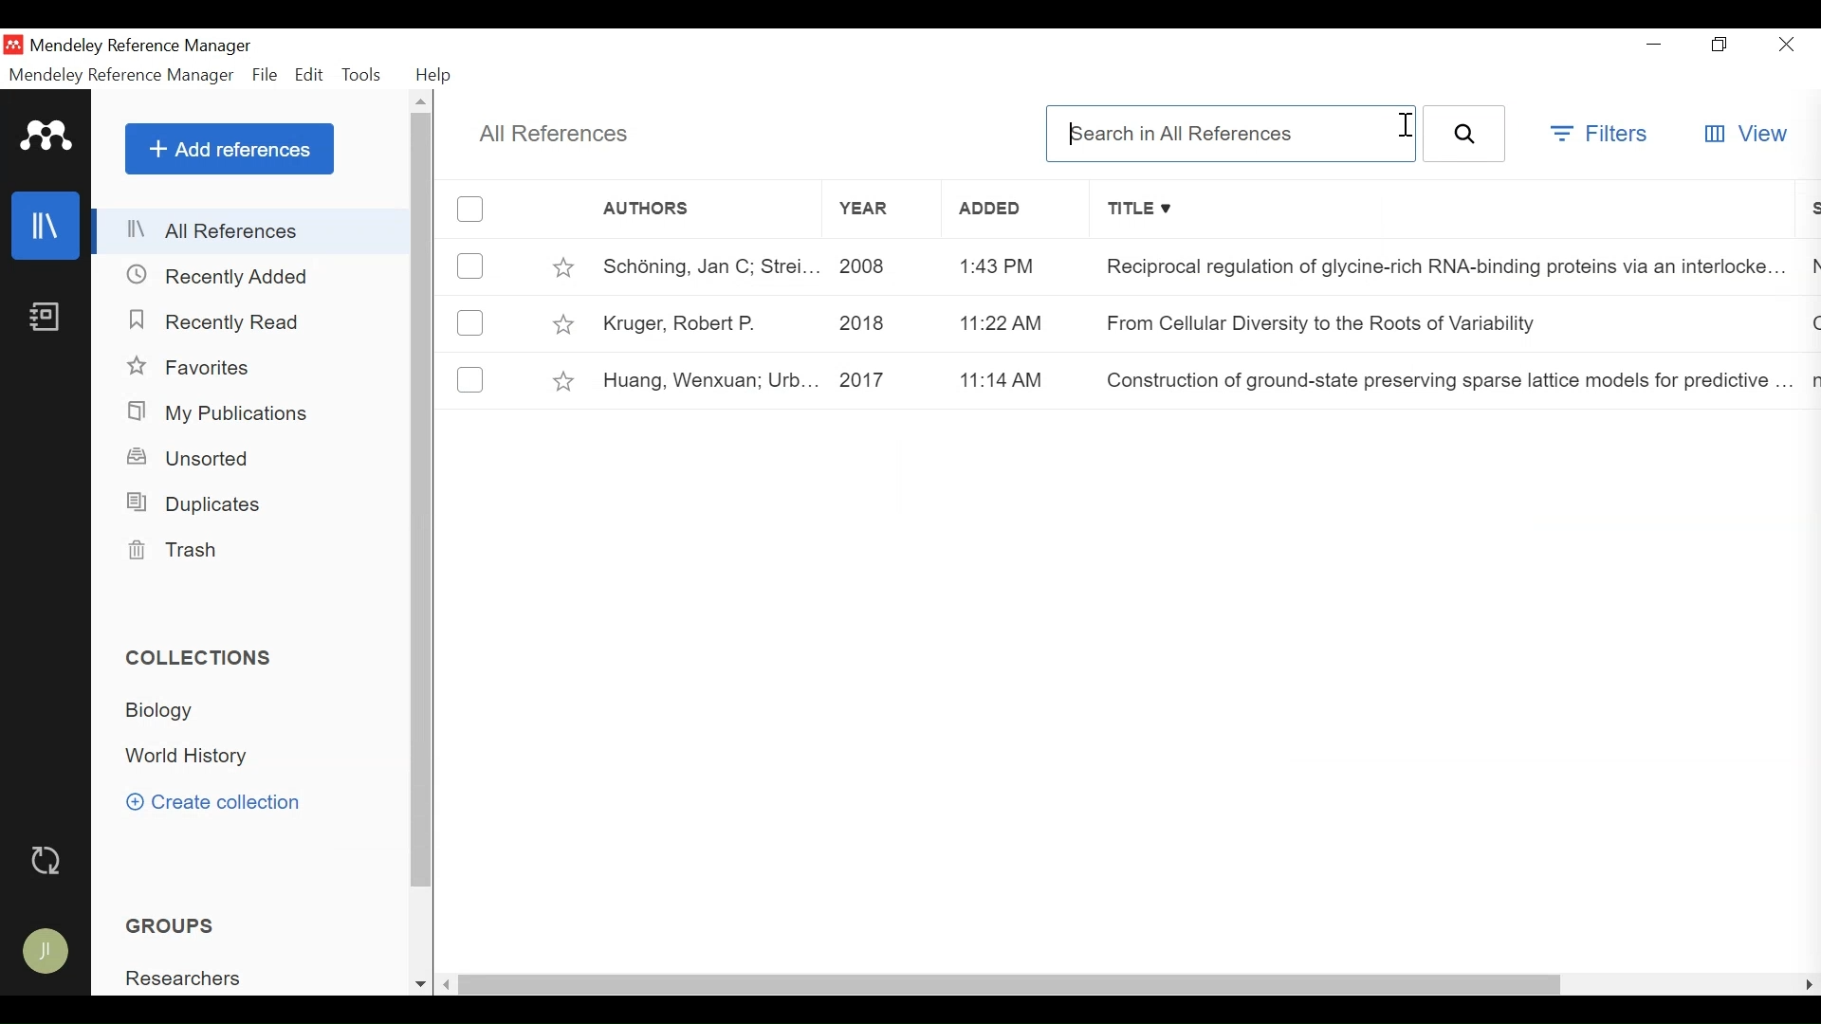 This screenshot has width=1821, height=1024. What do you see at coordinates (471, 265) in the screenshot?
I see `(un)select` at bounding box center [471, 265].